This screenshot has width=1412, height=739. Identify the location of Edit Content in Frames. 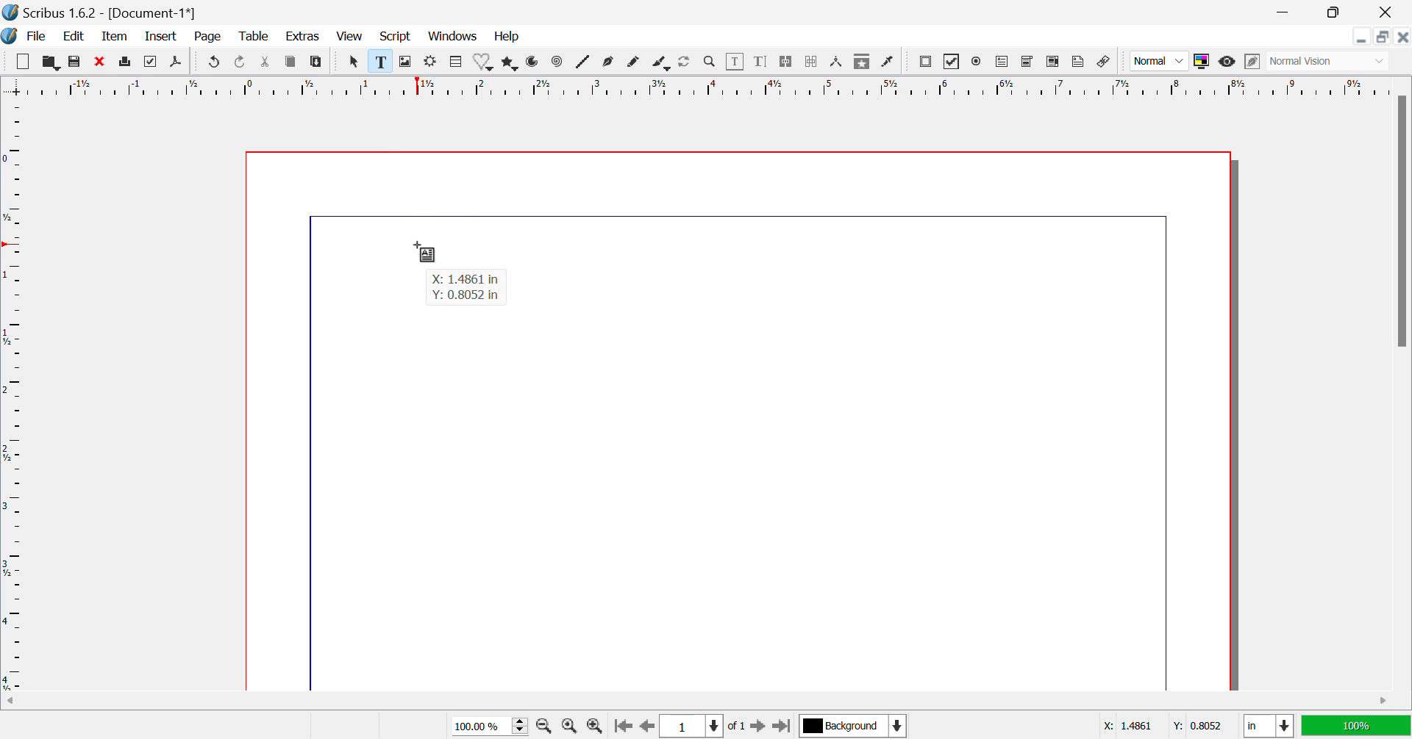
(738, 62).